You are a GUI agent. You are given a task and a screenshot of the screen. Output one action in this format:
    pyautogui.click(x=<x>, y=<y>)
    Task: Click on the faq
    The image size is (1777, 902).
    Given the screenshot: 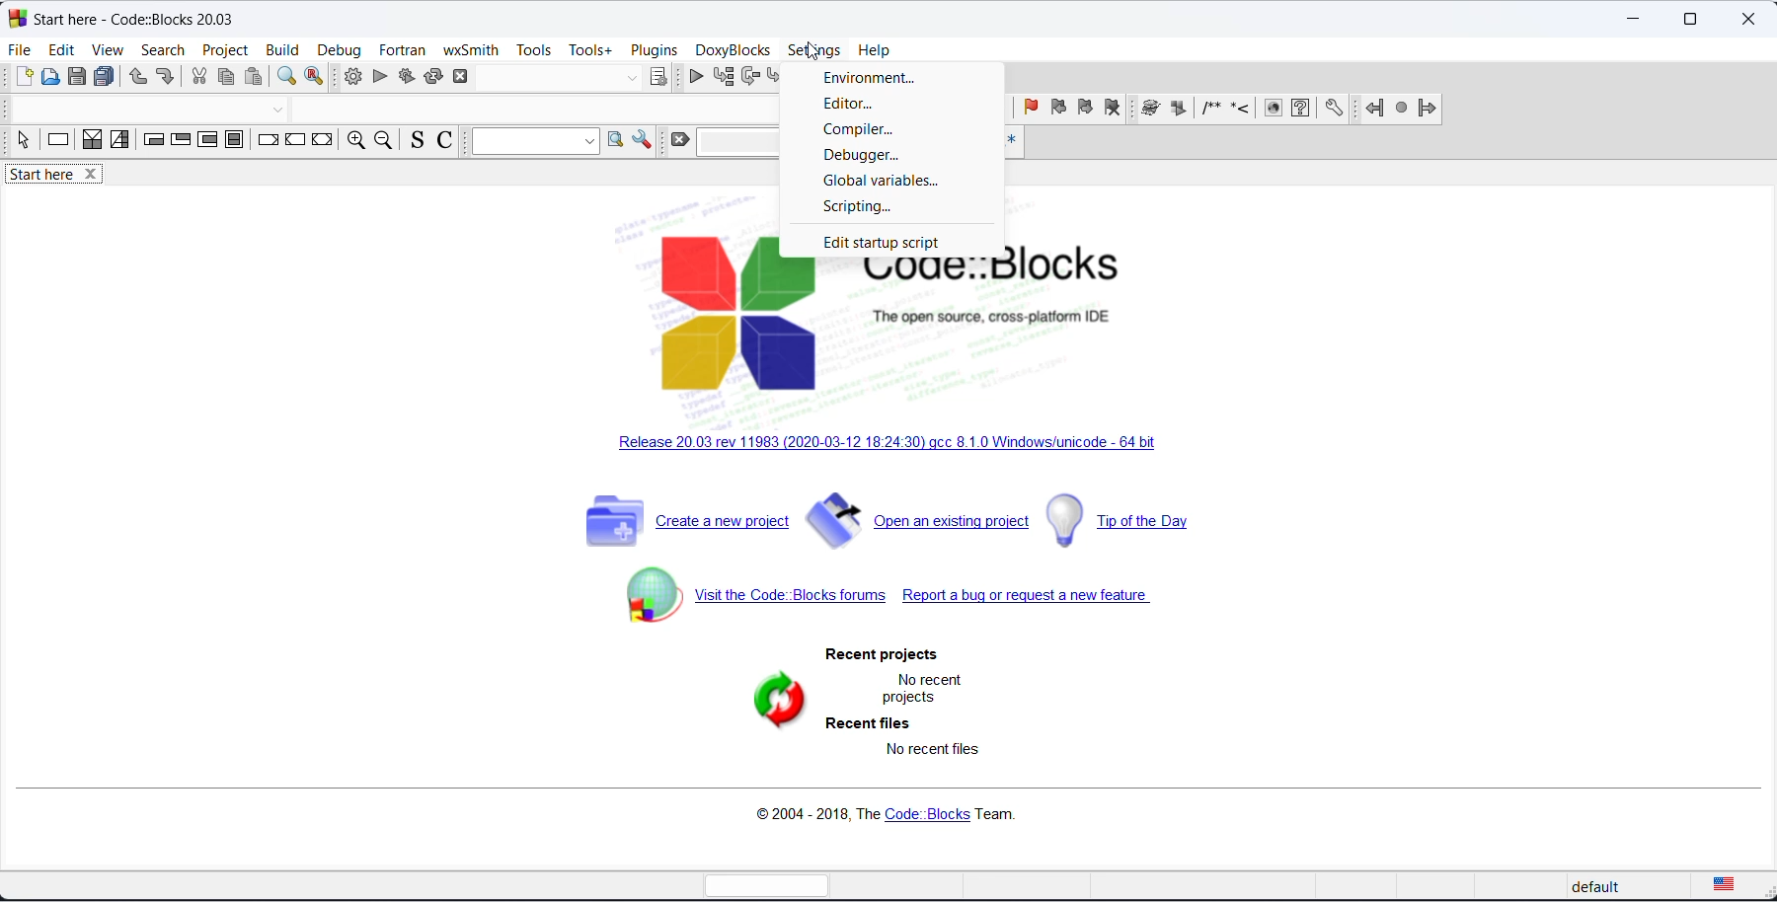 What is the action you would take?
    pyautogui.click(x=1301, y=108)
    